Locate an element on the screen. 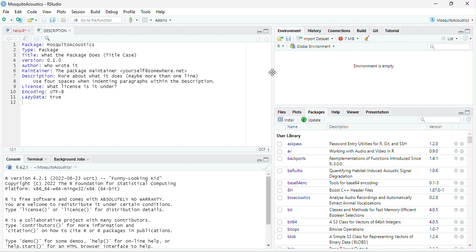  Connections is located at coordinates (339, 31).